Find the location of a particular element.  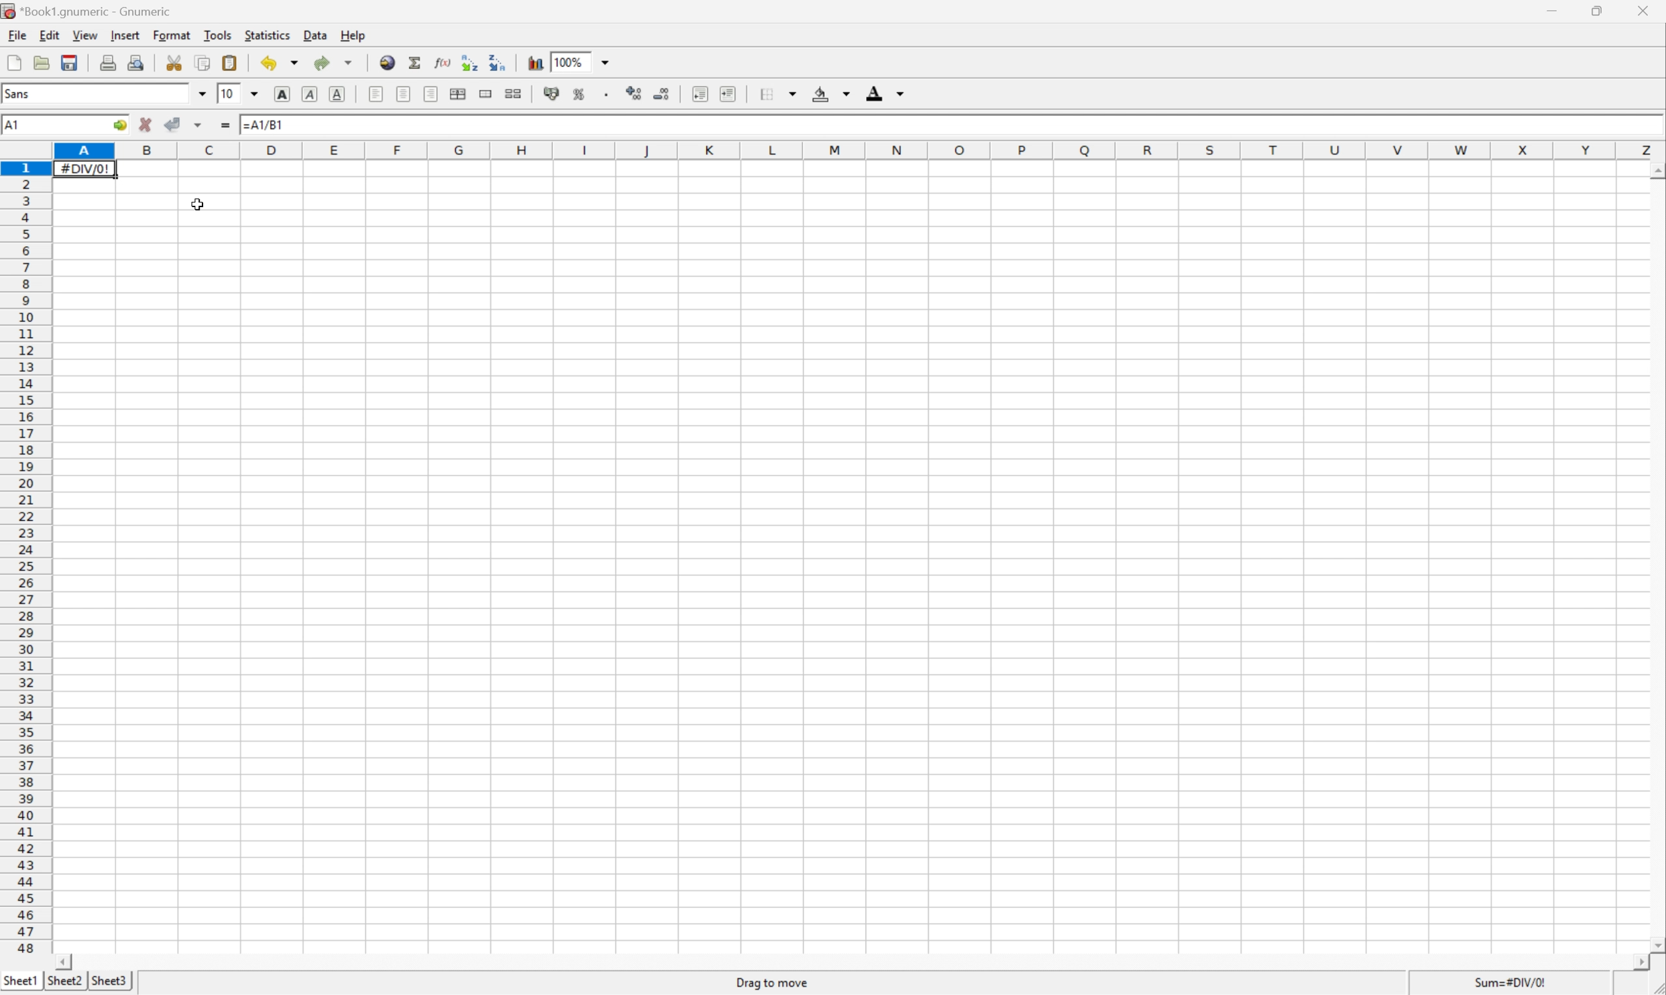

Sort the selected region in ascending order based on the first column selected is located at coordinates (468, 62).